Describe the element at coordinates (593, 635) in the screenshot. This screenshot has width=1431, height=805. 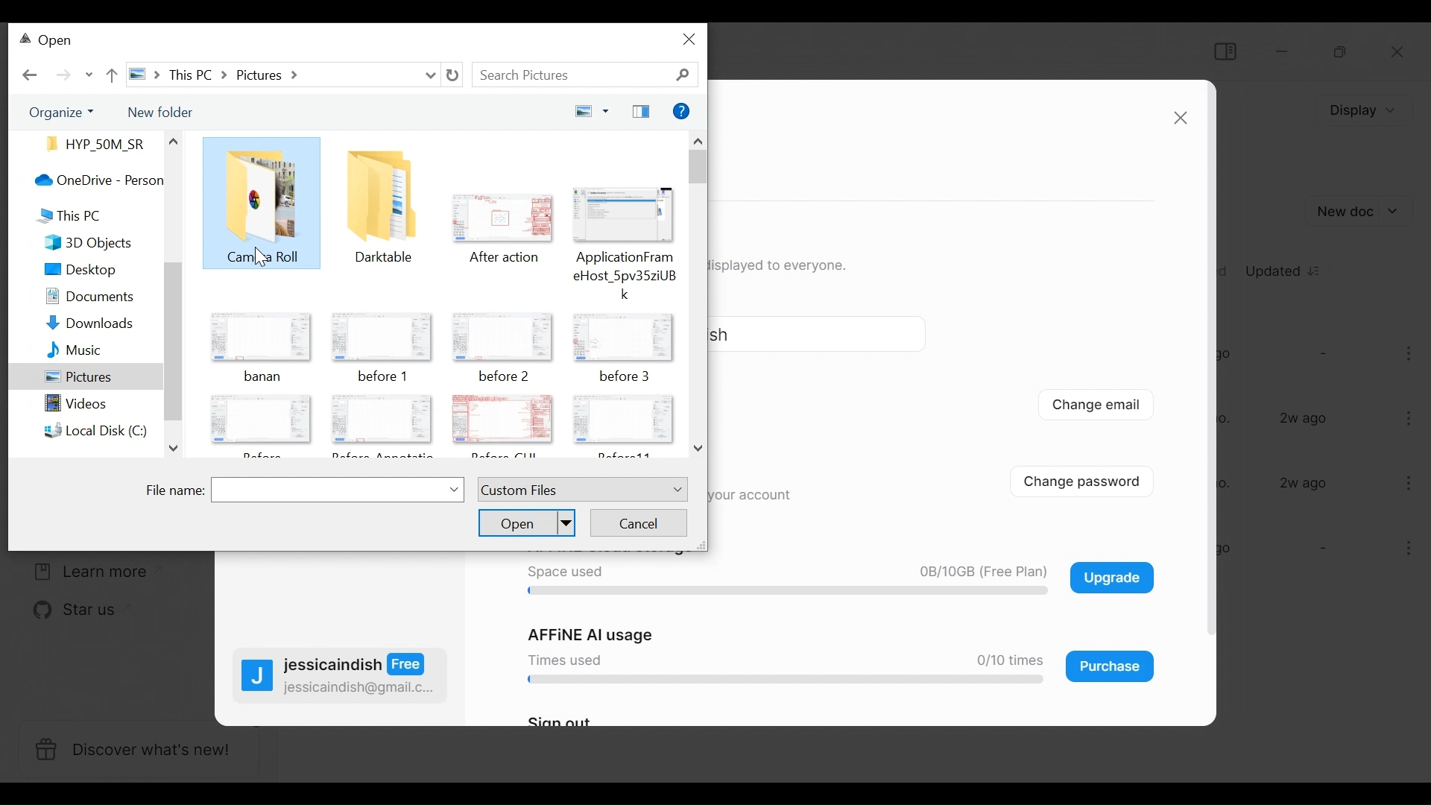
I see `AFFiNE AI usage` at that location.